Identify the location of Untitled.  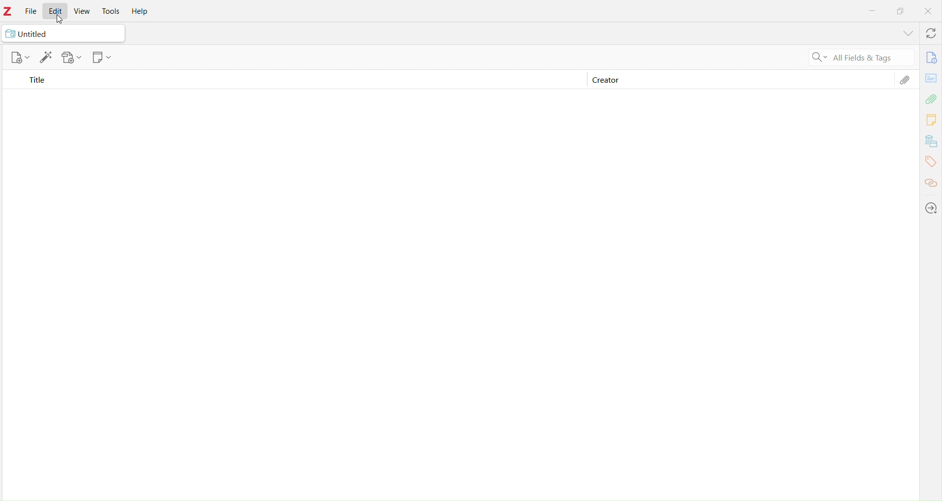
(64, 34).